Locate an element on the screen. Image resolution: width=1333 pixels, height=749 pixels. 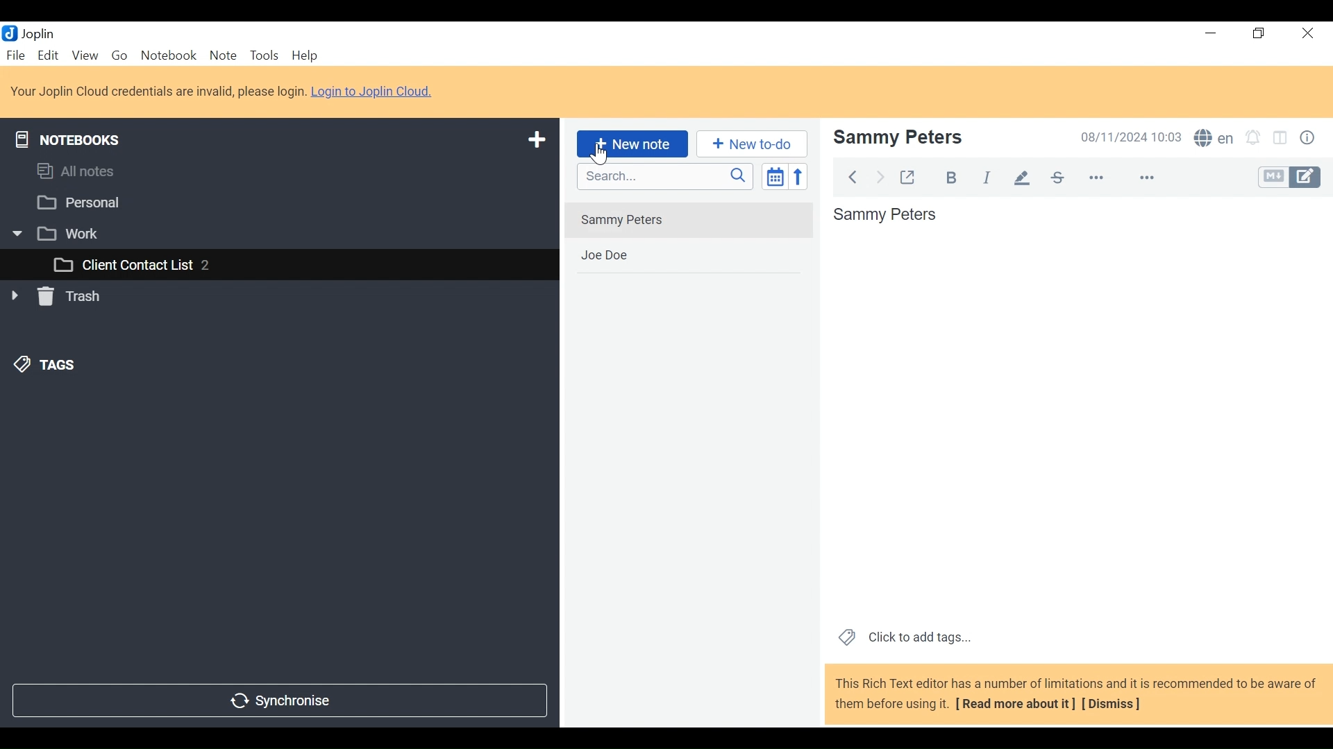
Strikethrough is located at coordinates (1057, 178).